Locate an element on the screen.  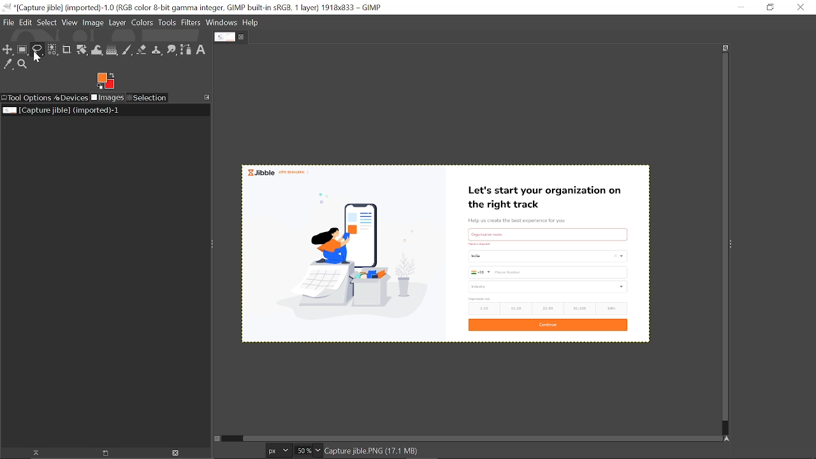
Current window is located at coordinates (194, 8).